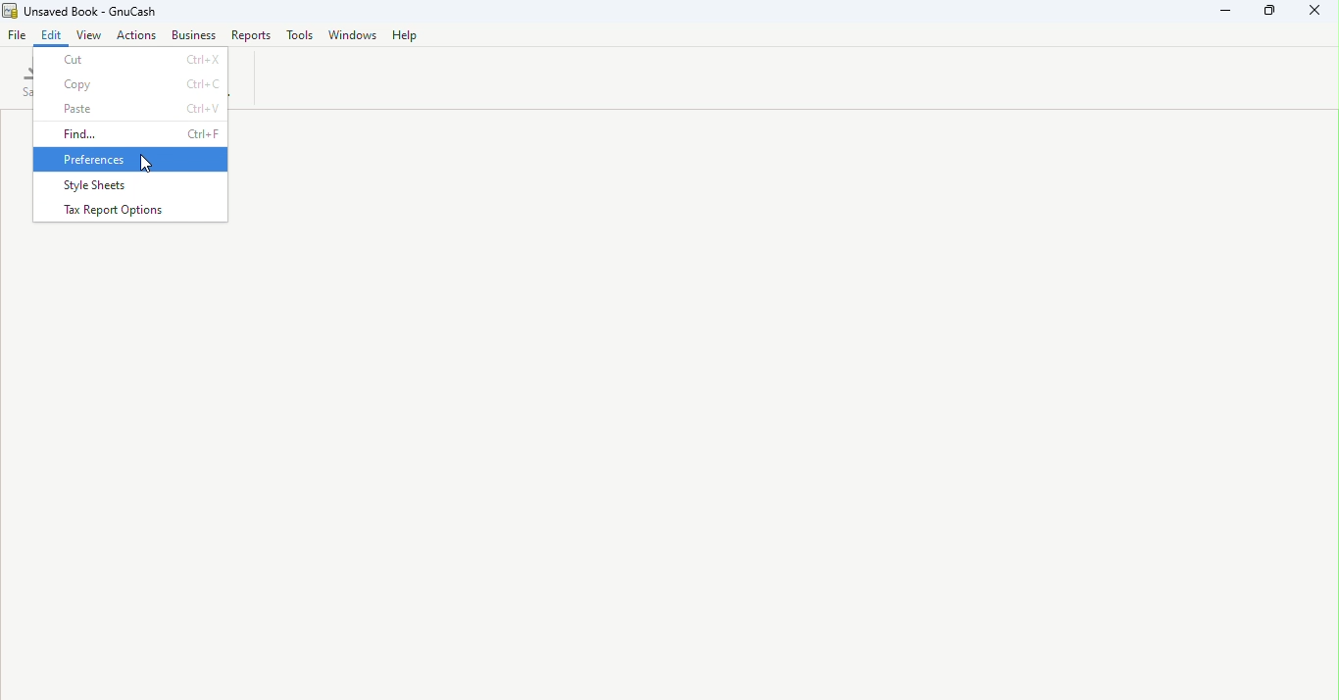  Describe the element at coordinates (300, 33) in the screenshot. I see `Tools` at that location.